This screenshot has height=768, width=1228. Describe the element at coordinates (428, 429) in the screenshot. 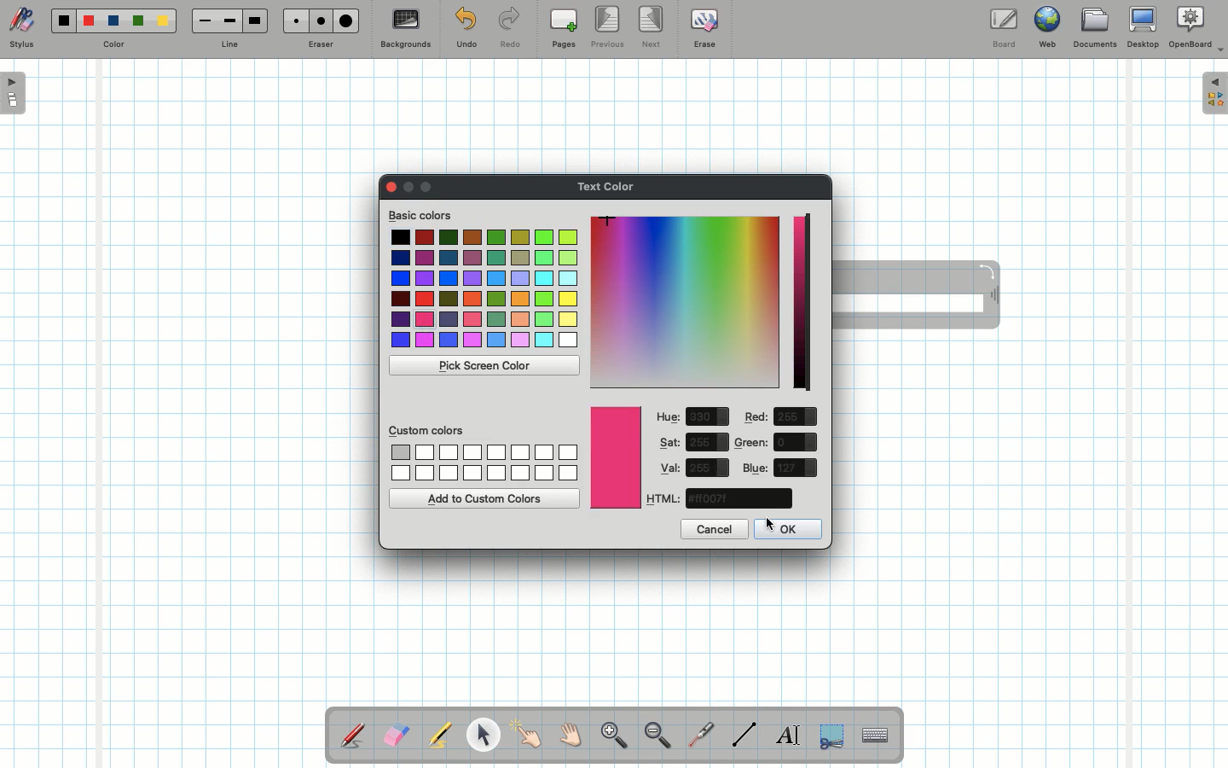

I see `Custom colors` at that location.